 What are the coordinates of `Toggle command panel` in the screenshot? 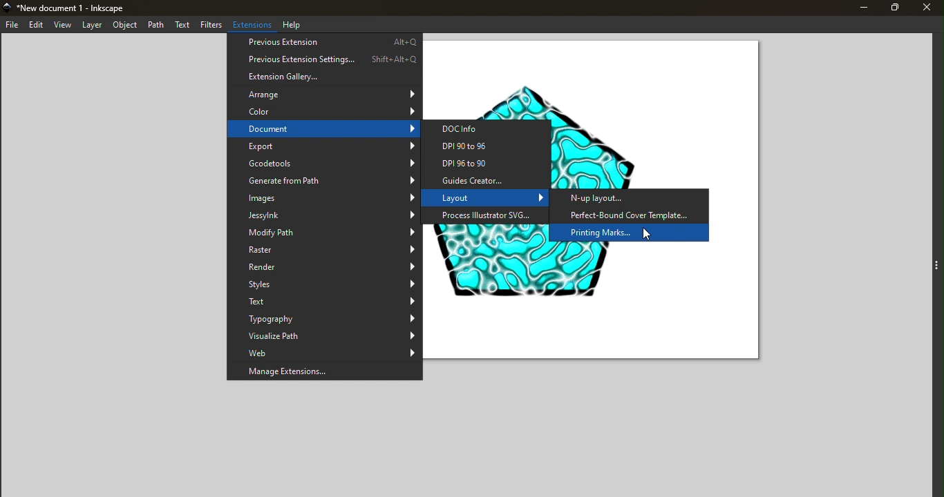 It's located at (937, 259).